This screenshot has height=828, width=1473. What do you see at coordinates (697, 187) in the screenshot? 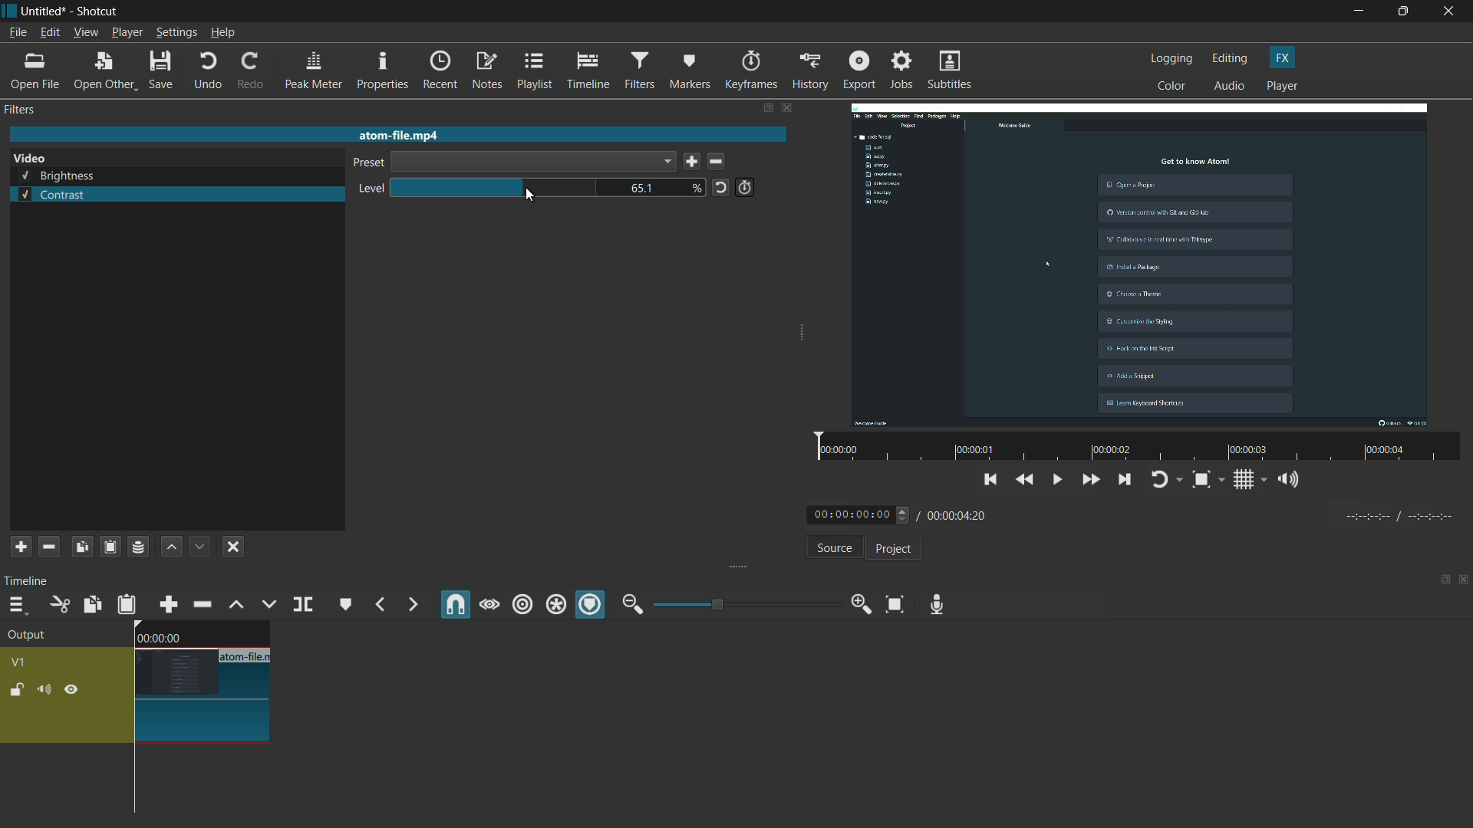
I see `%` at bounding box center [697, 187].